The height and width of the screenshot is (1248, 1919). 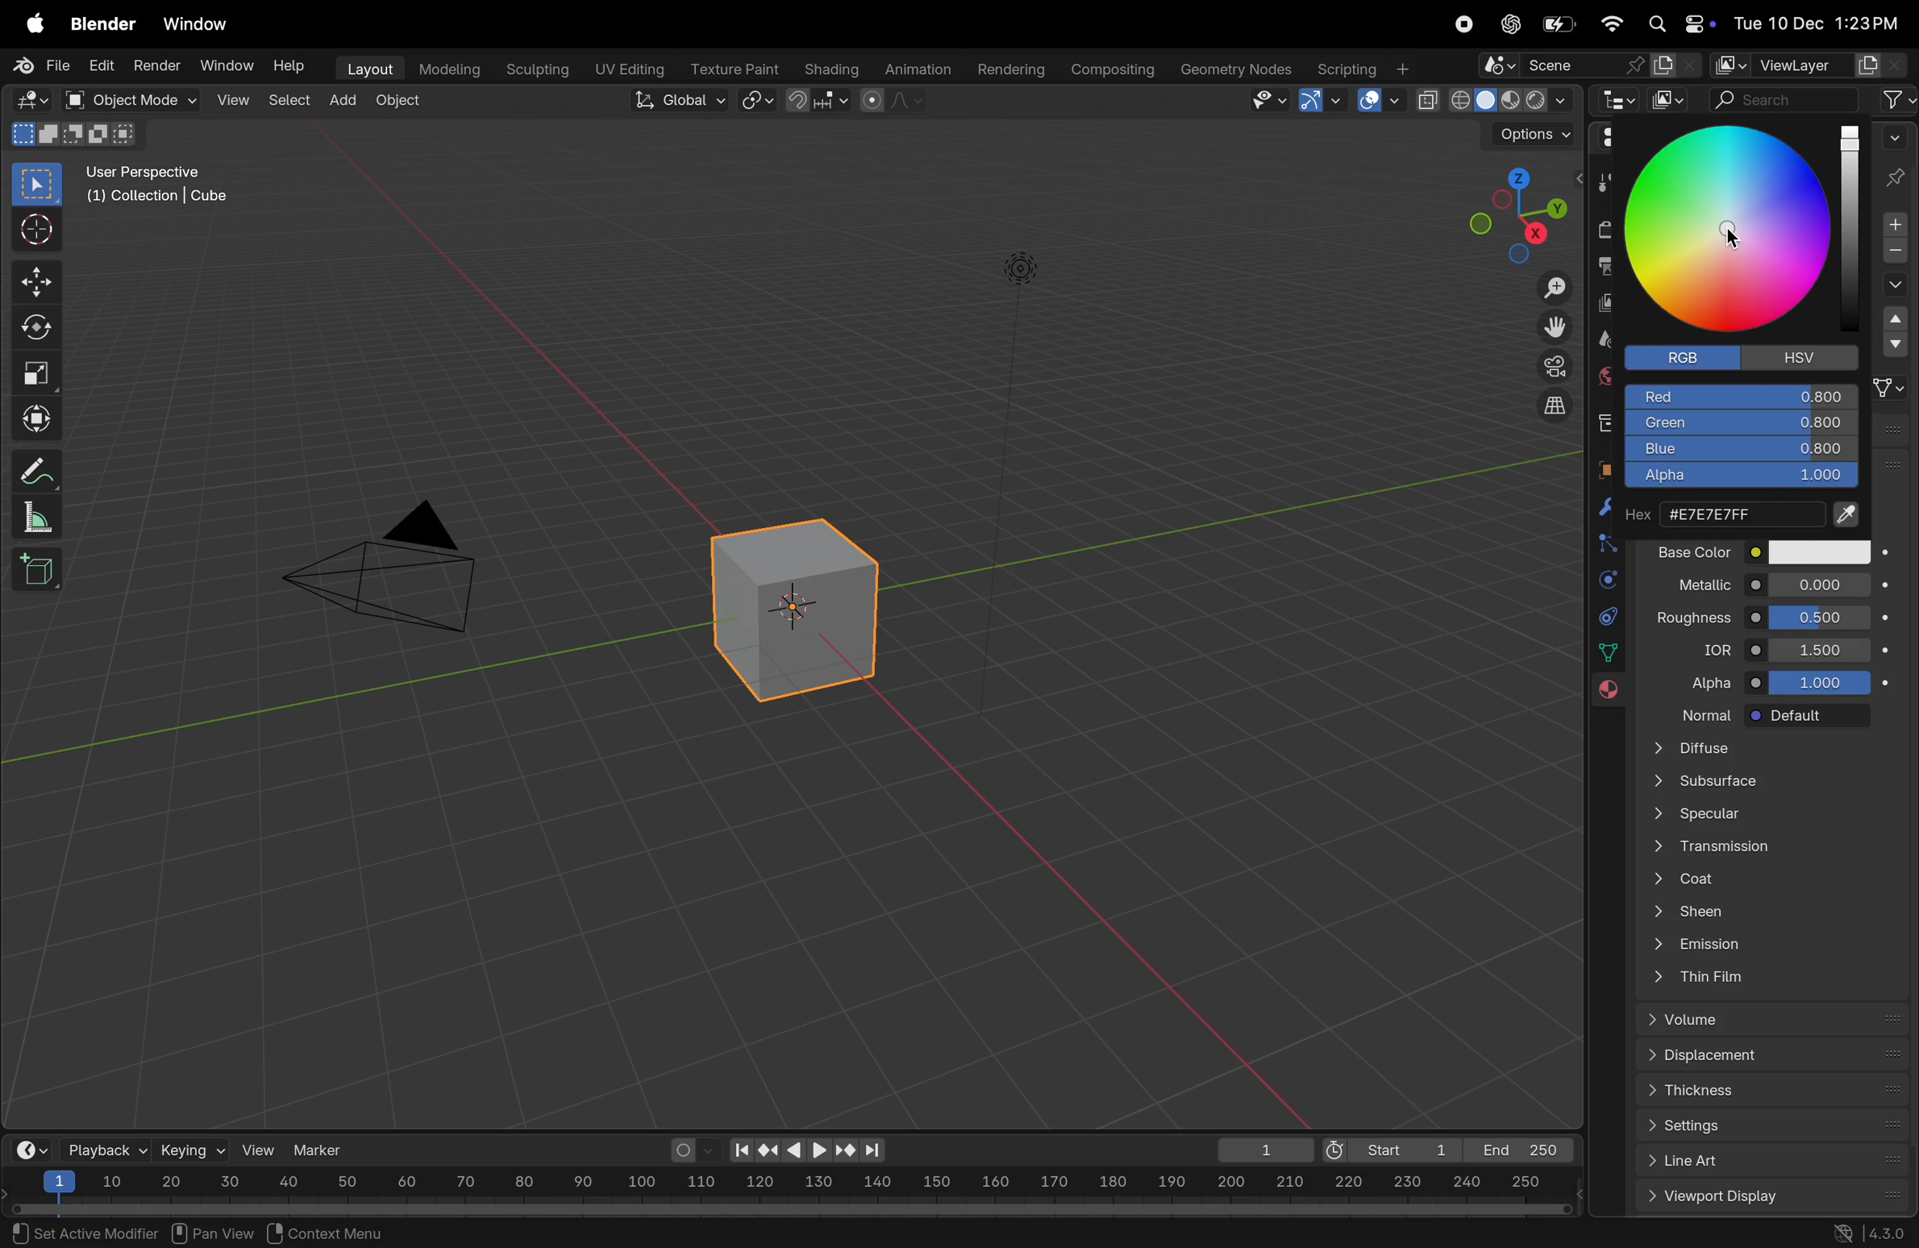 I want to click on physics, so click(x=1606, y=581).